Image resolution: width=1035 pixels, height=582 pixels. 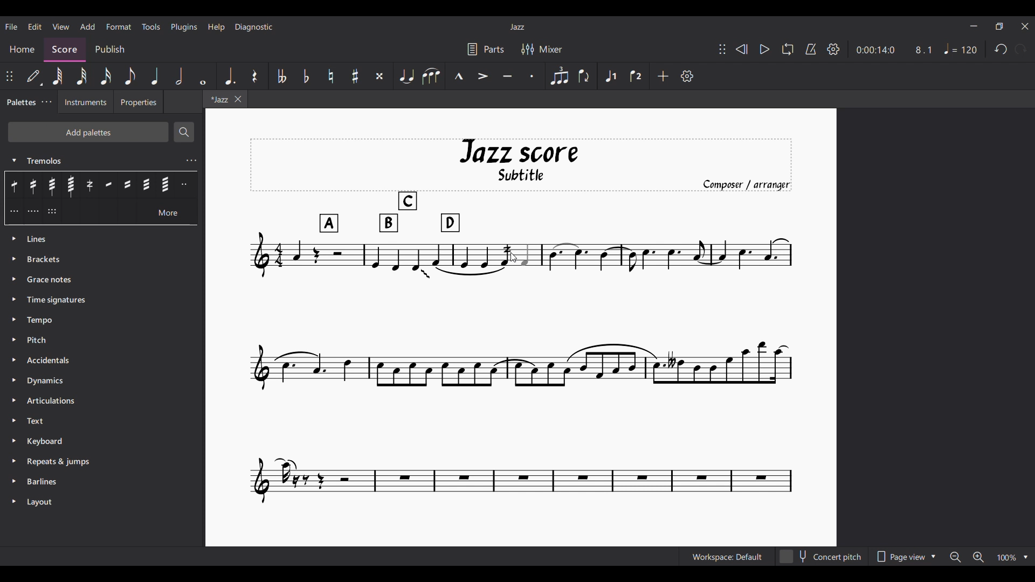 I want to click on Cursor, so click(x=515, y=258).